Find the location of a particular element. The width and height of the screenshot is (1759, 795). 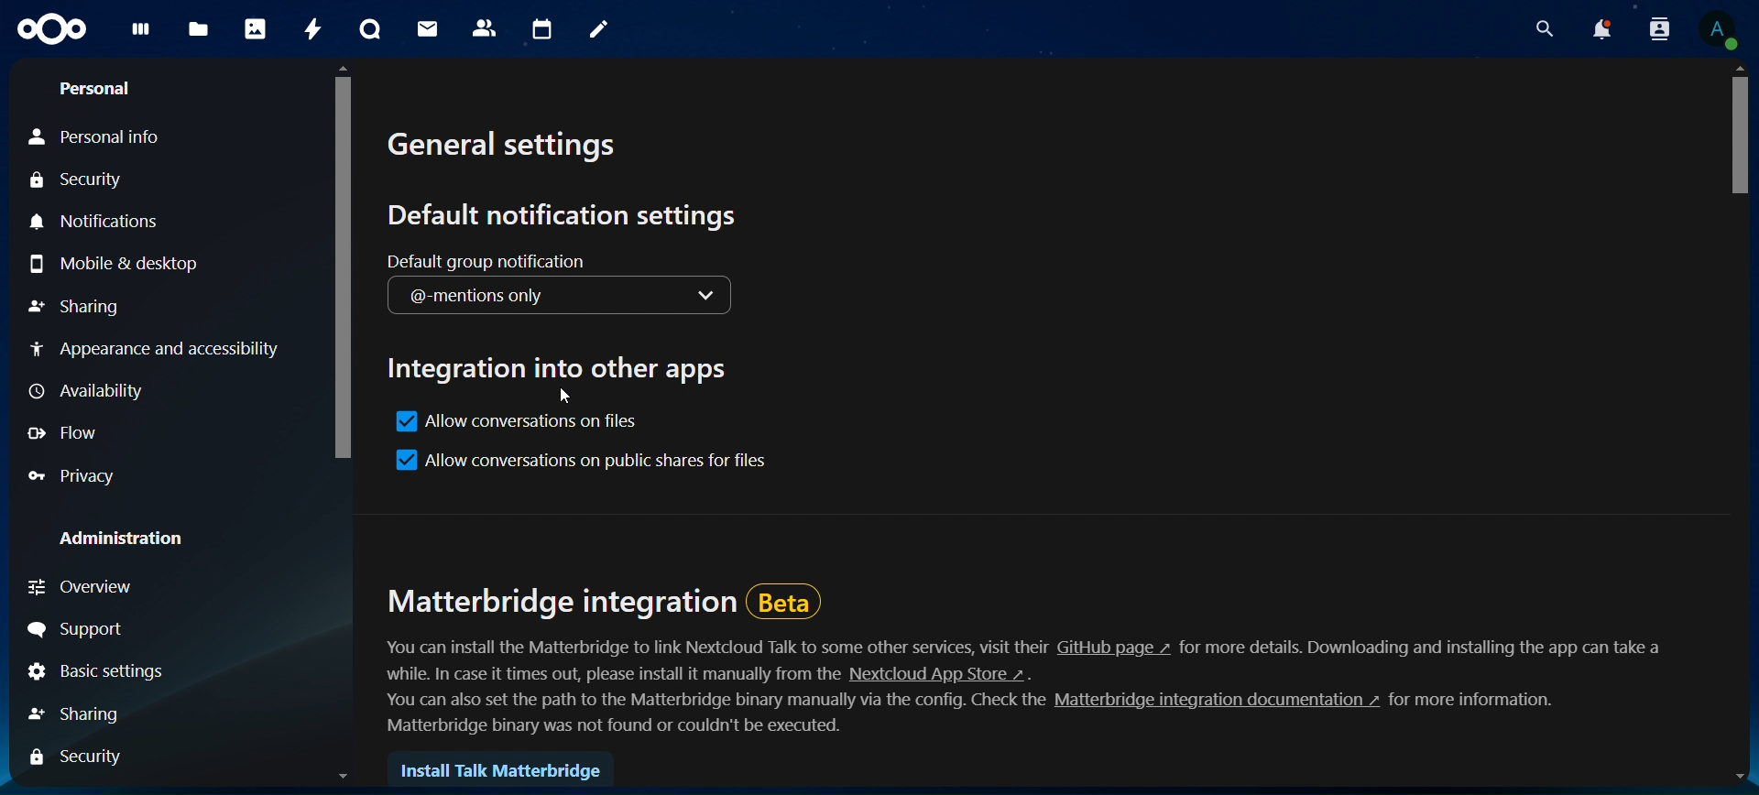

allow conversations on public shares for files is located at coordinates (585, 460).